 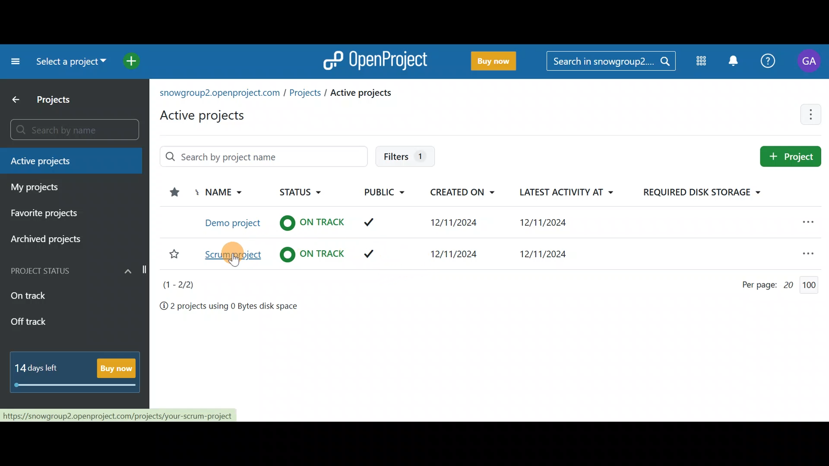 What do you see at coordinates (49, 100) in the screenshot?
I see `Projects` at bounding box center [49, 100].